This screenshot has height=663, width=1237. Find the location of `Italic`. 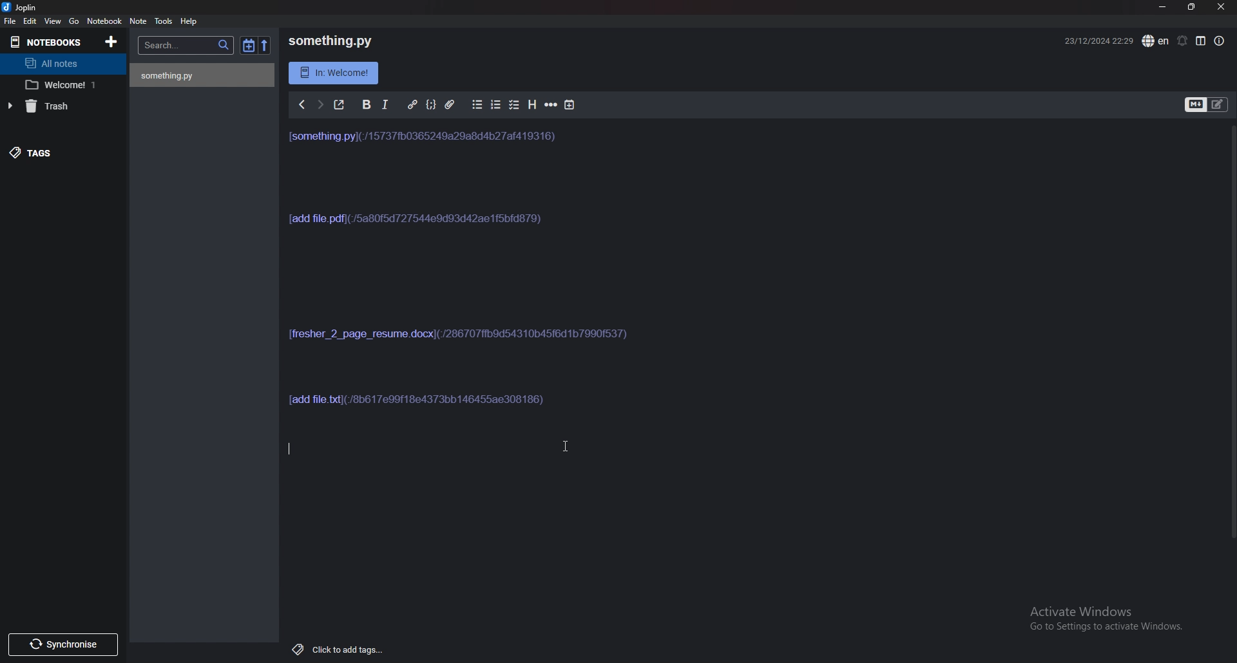

Italic is located at coordinates (387, 105).